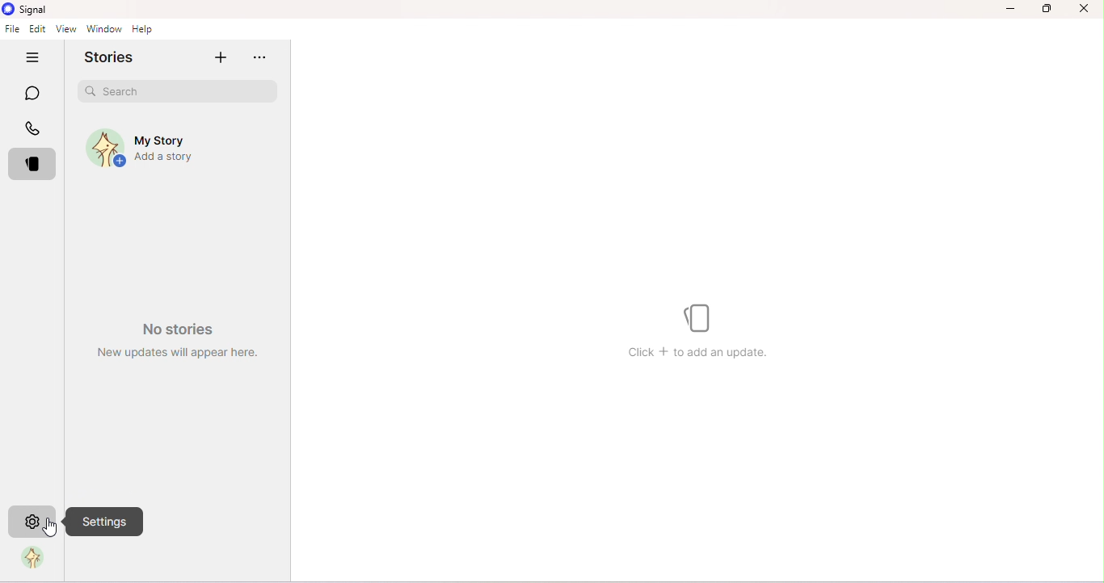 This screenshot has width=1104, height=583. I want to click on Stories, so click(32, 168).